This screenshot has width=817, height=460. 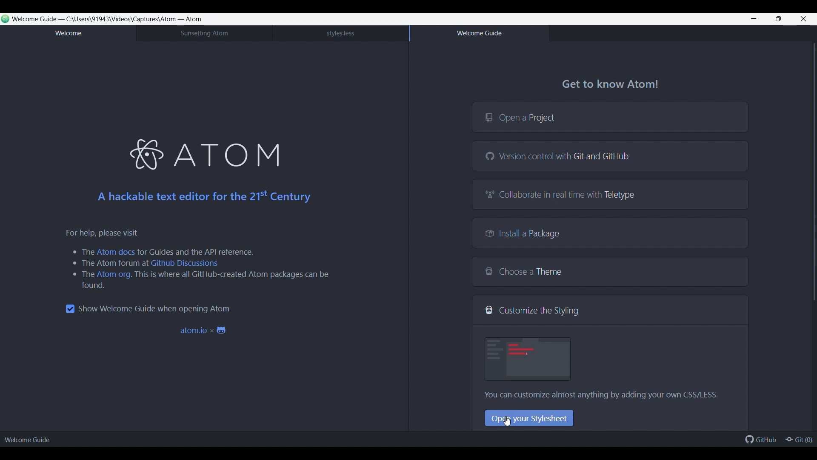 What do you see at coordinates (236, 276) in the screenshot?
I see `this is where all GitHub-created Atom packages can be` at bounding box center [236, 276].